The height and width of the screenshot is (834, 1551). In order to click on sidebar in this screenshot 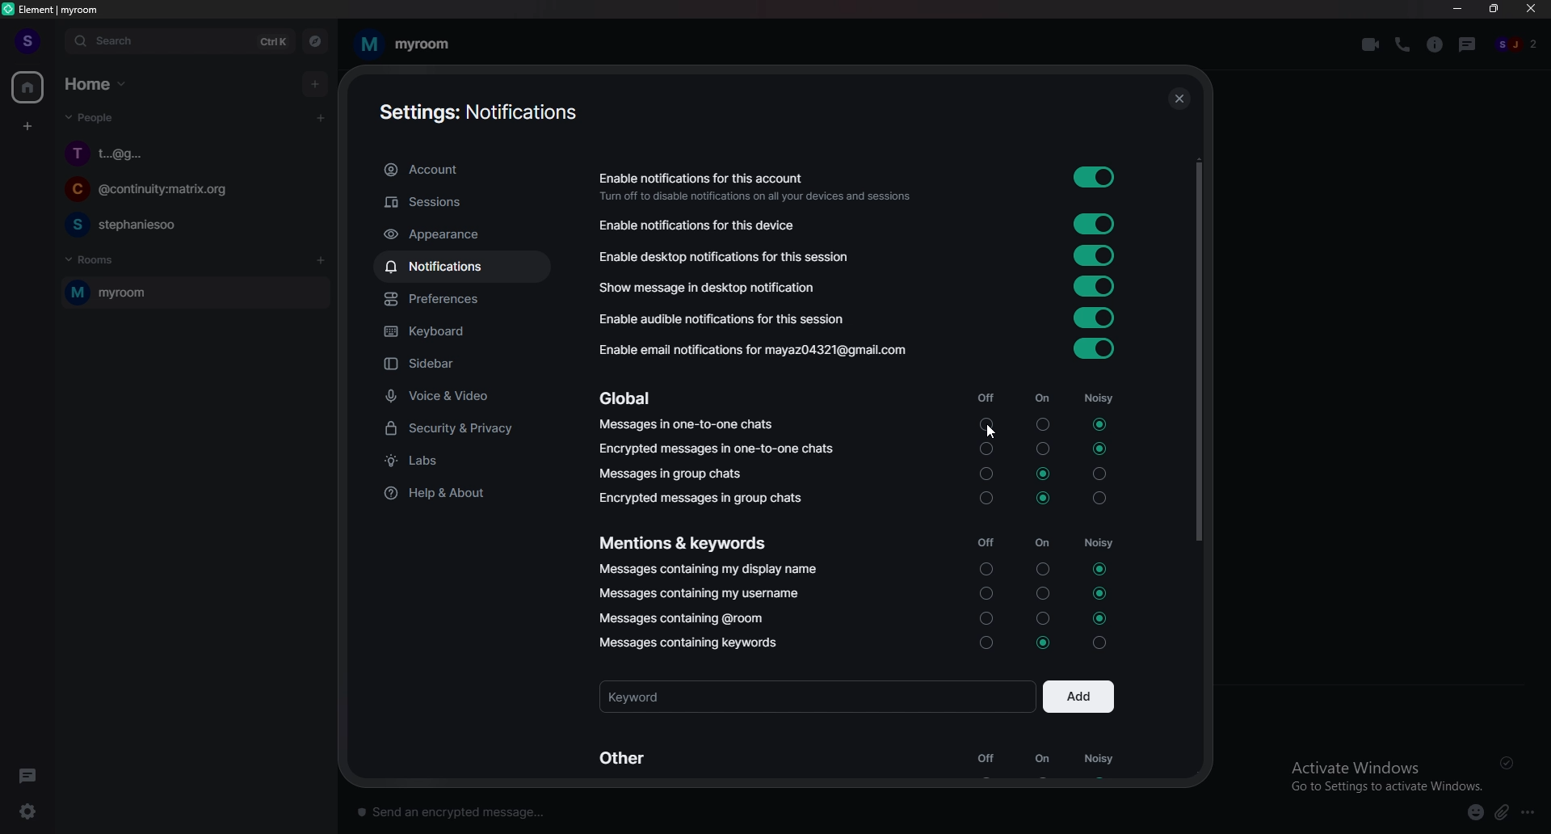, I will do `click(471, 364)`.